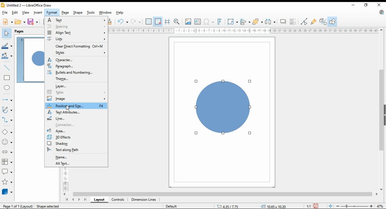  Describe the element at coordinates (68, 199) in the screenshot. I see `first page` at that location.